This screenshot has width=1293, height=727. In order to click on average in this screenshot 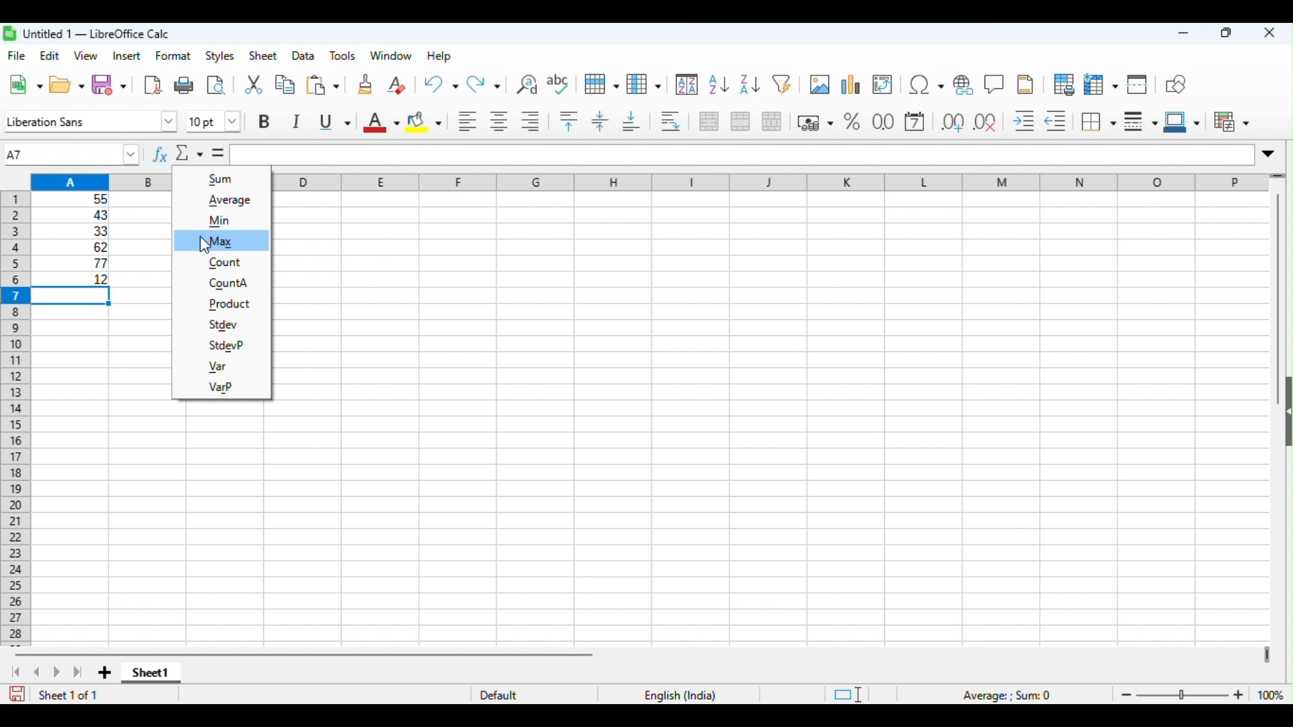, I will do `click(232, 201)`.